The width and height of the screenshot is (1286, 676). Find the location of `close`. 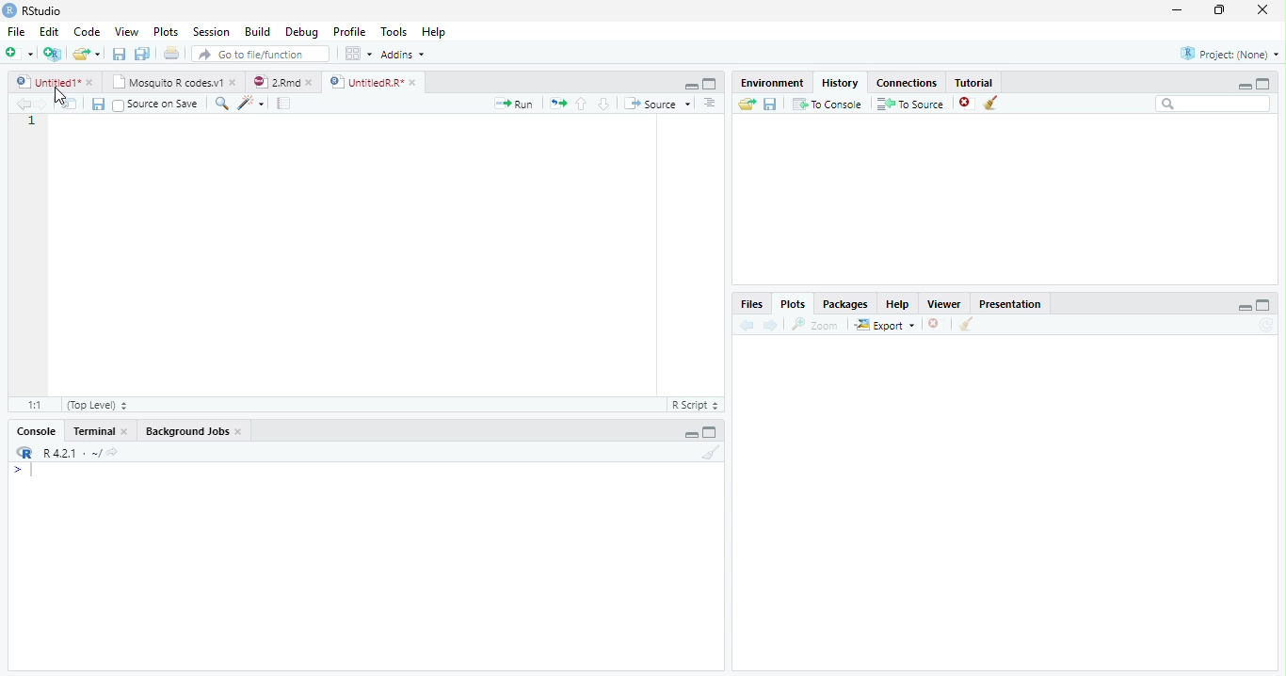

close is located at coordinates (125, 431).